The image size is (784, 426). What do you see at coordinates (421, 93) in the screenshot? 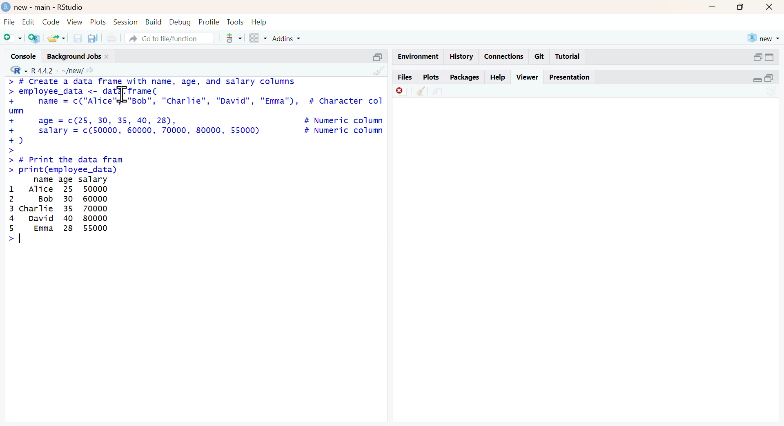
I see `Remove all viewer item` at bounding box center [421, 93].